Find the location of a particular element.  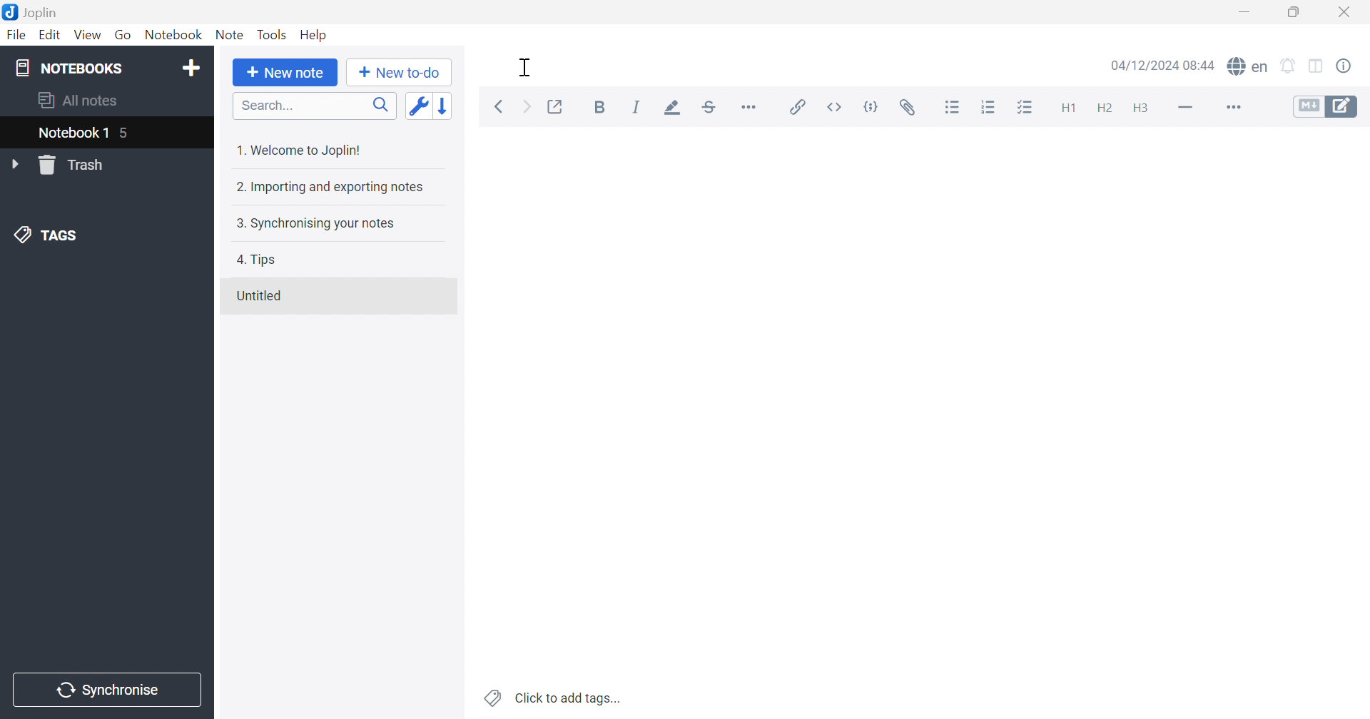

Tools is located at coordinates (273, 34).